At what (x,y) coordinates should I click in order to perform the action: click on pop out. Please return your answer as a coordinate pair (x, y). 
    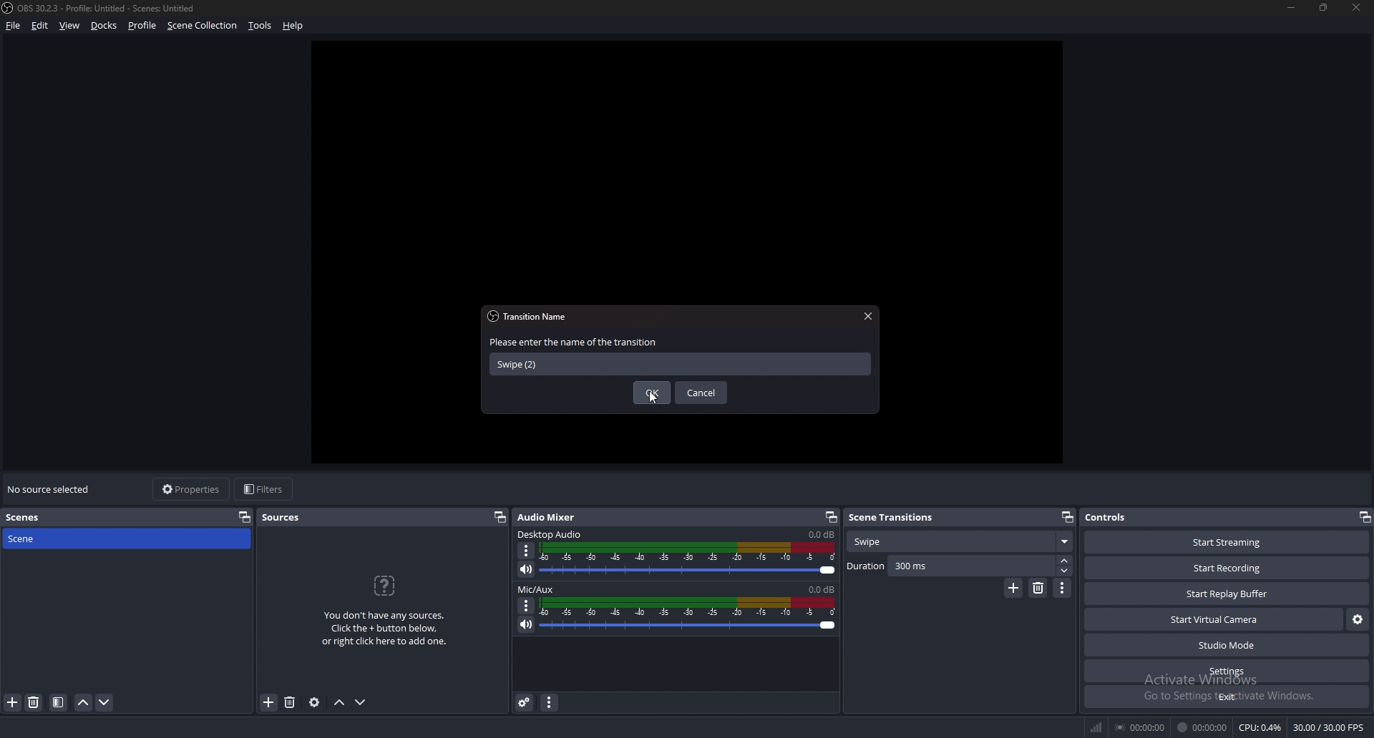
    Looking at the image, I should click on (245, 517).